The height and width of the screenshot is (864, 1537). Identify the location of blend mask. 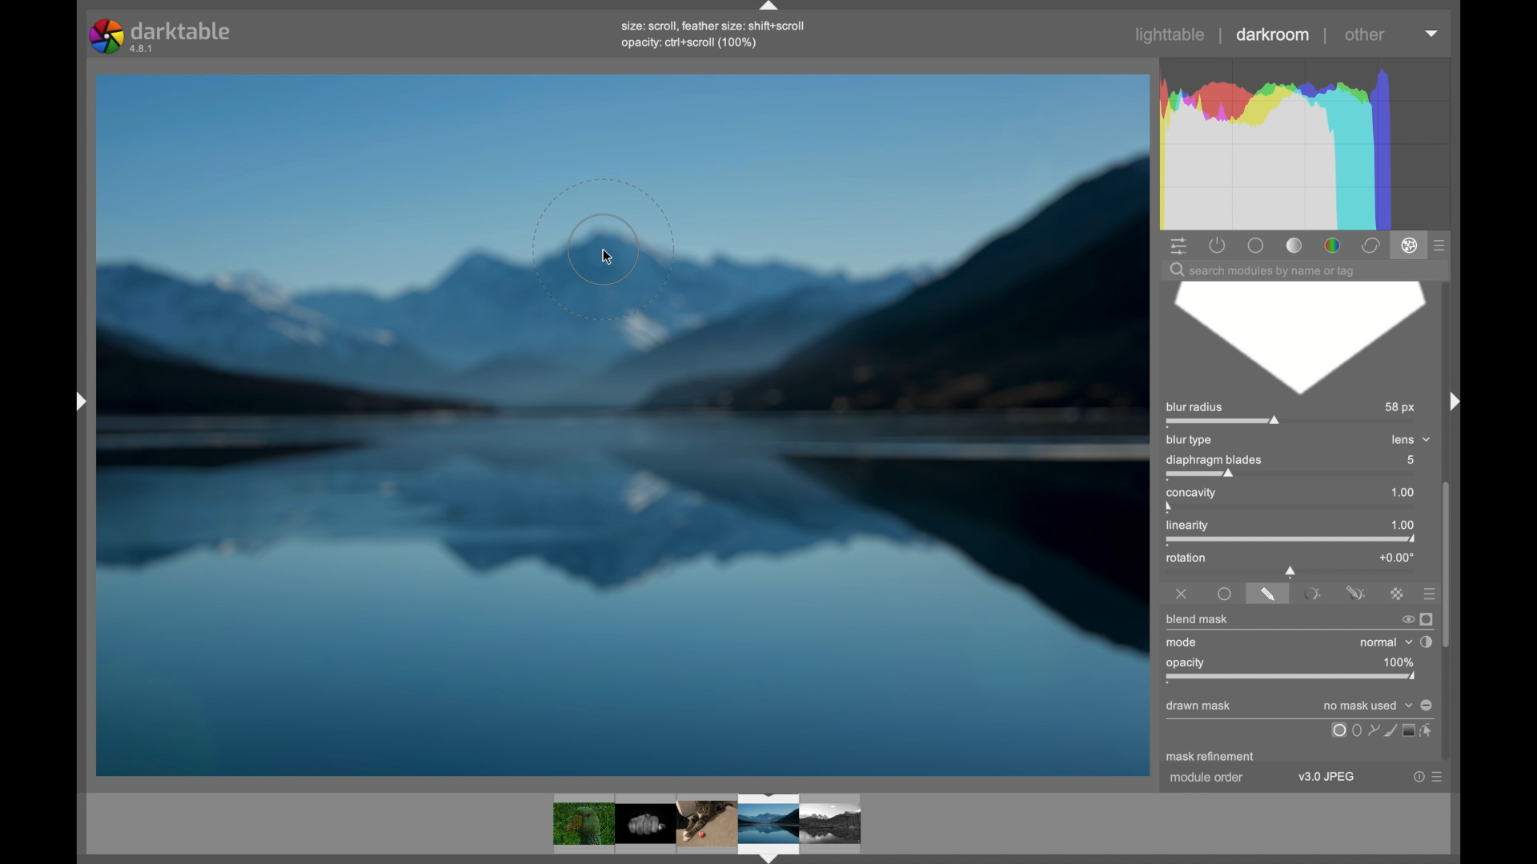
(1199, 618).